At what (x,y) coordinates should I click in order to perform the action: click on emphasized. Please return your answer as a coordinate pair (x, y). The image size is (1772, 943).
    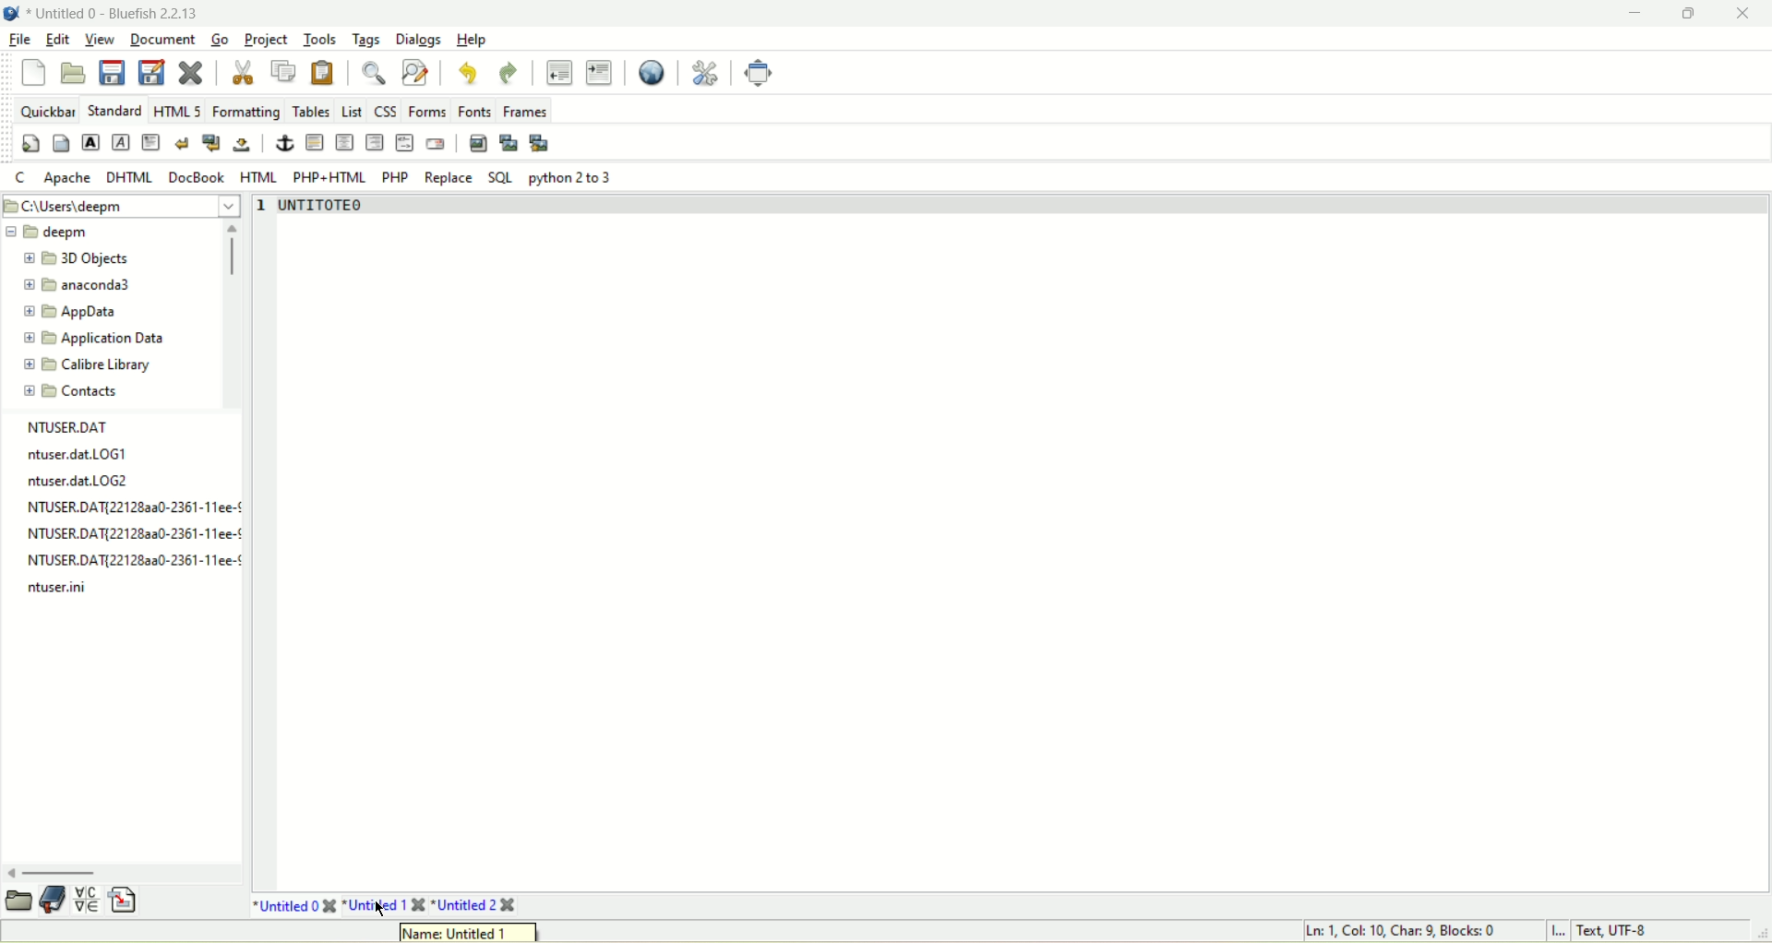
    Looking at the image, I should click on (123, 141).